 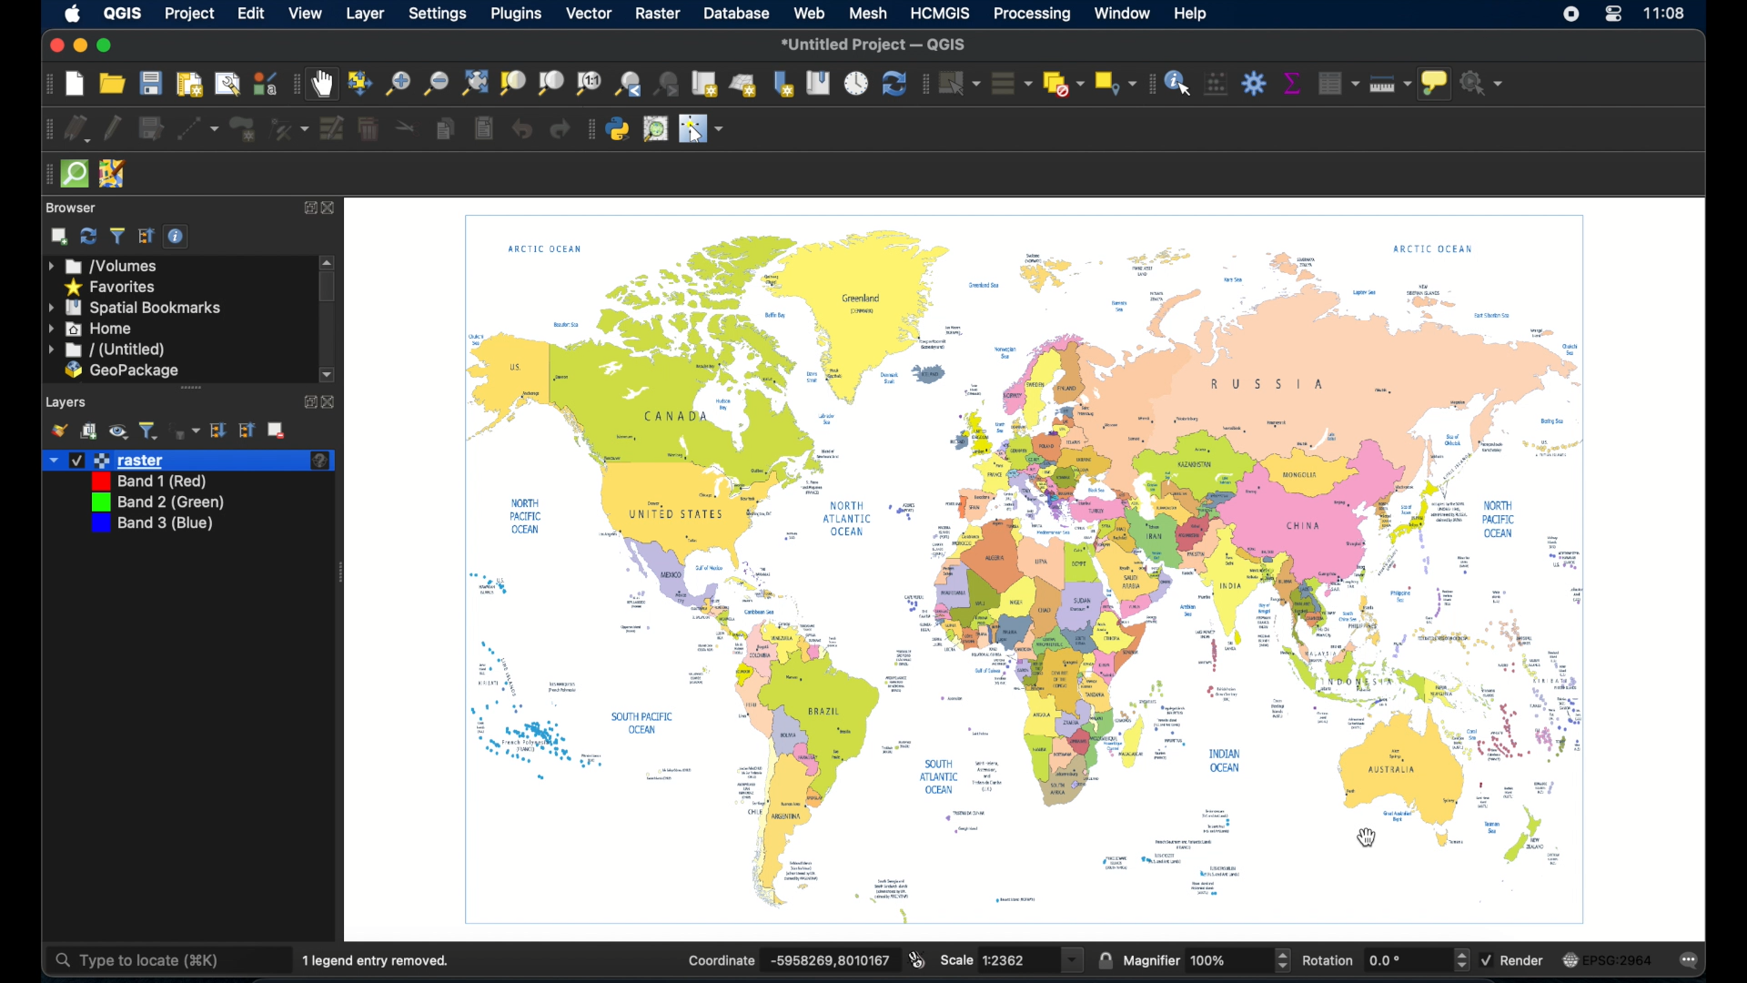 I want to click on select all features, so click(x=1008, y=83).